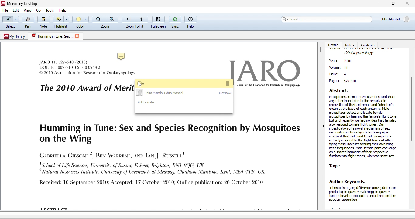 The width and height of the screenshot is (415, 219). Describe the element at coordinates (70, 65) in the screenshot. I see `text` at that location.